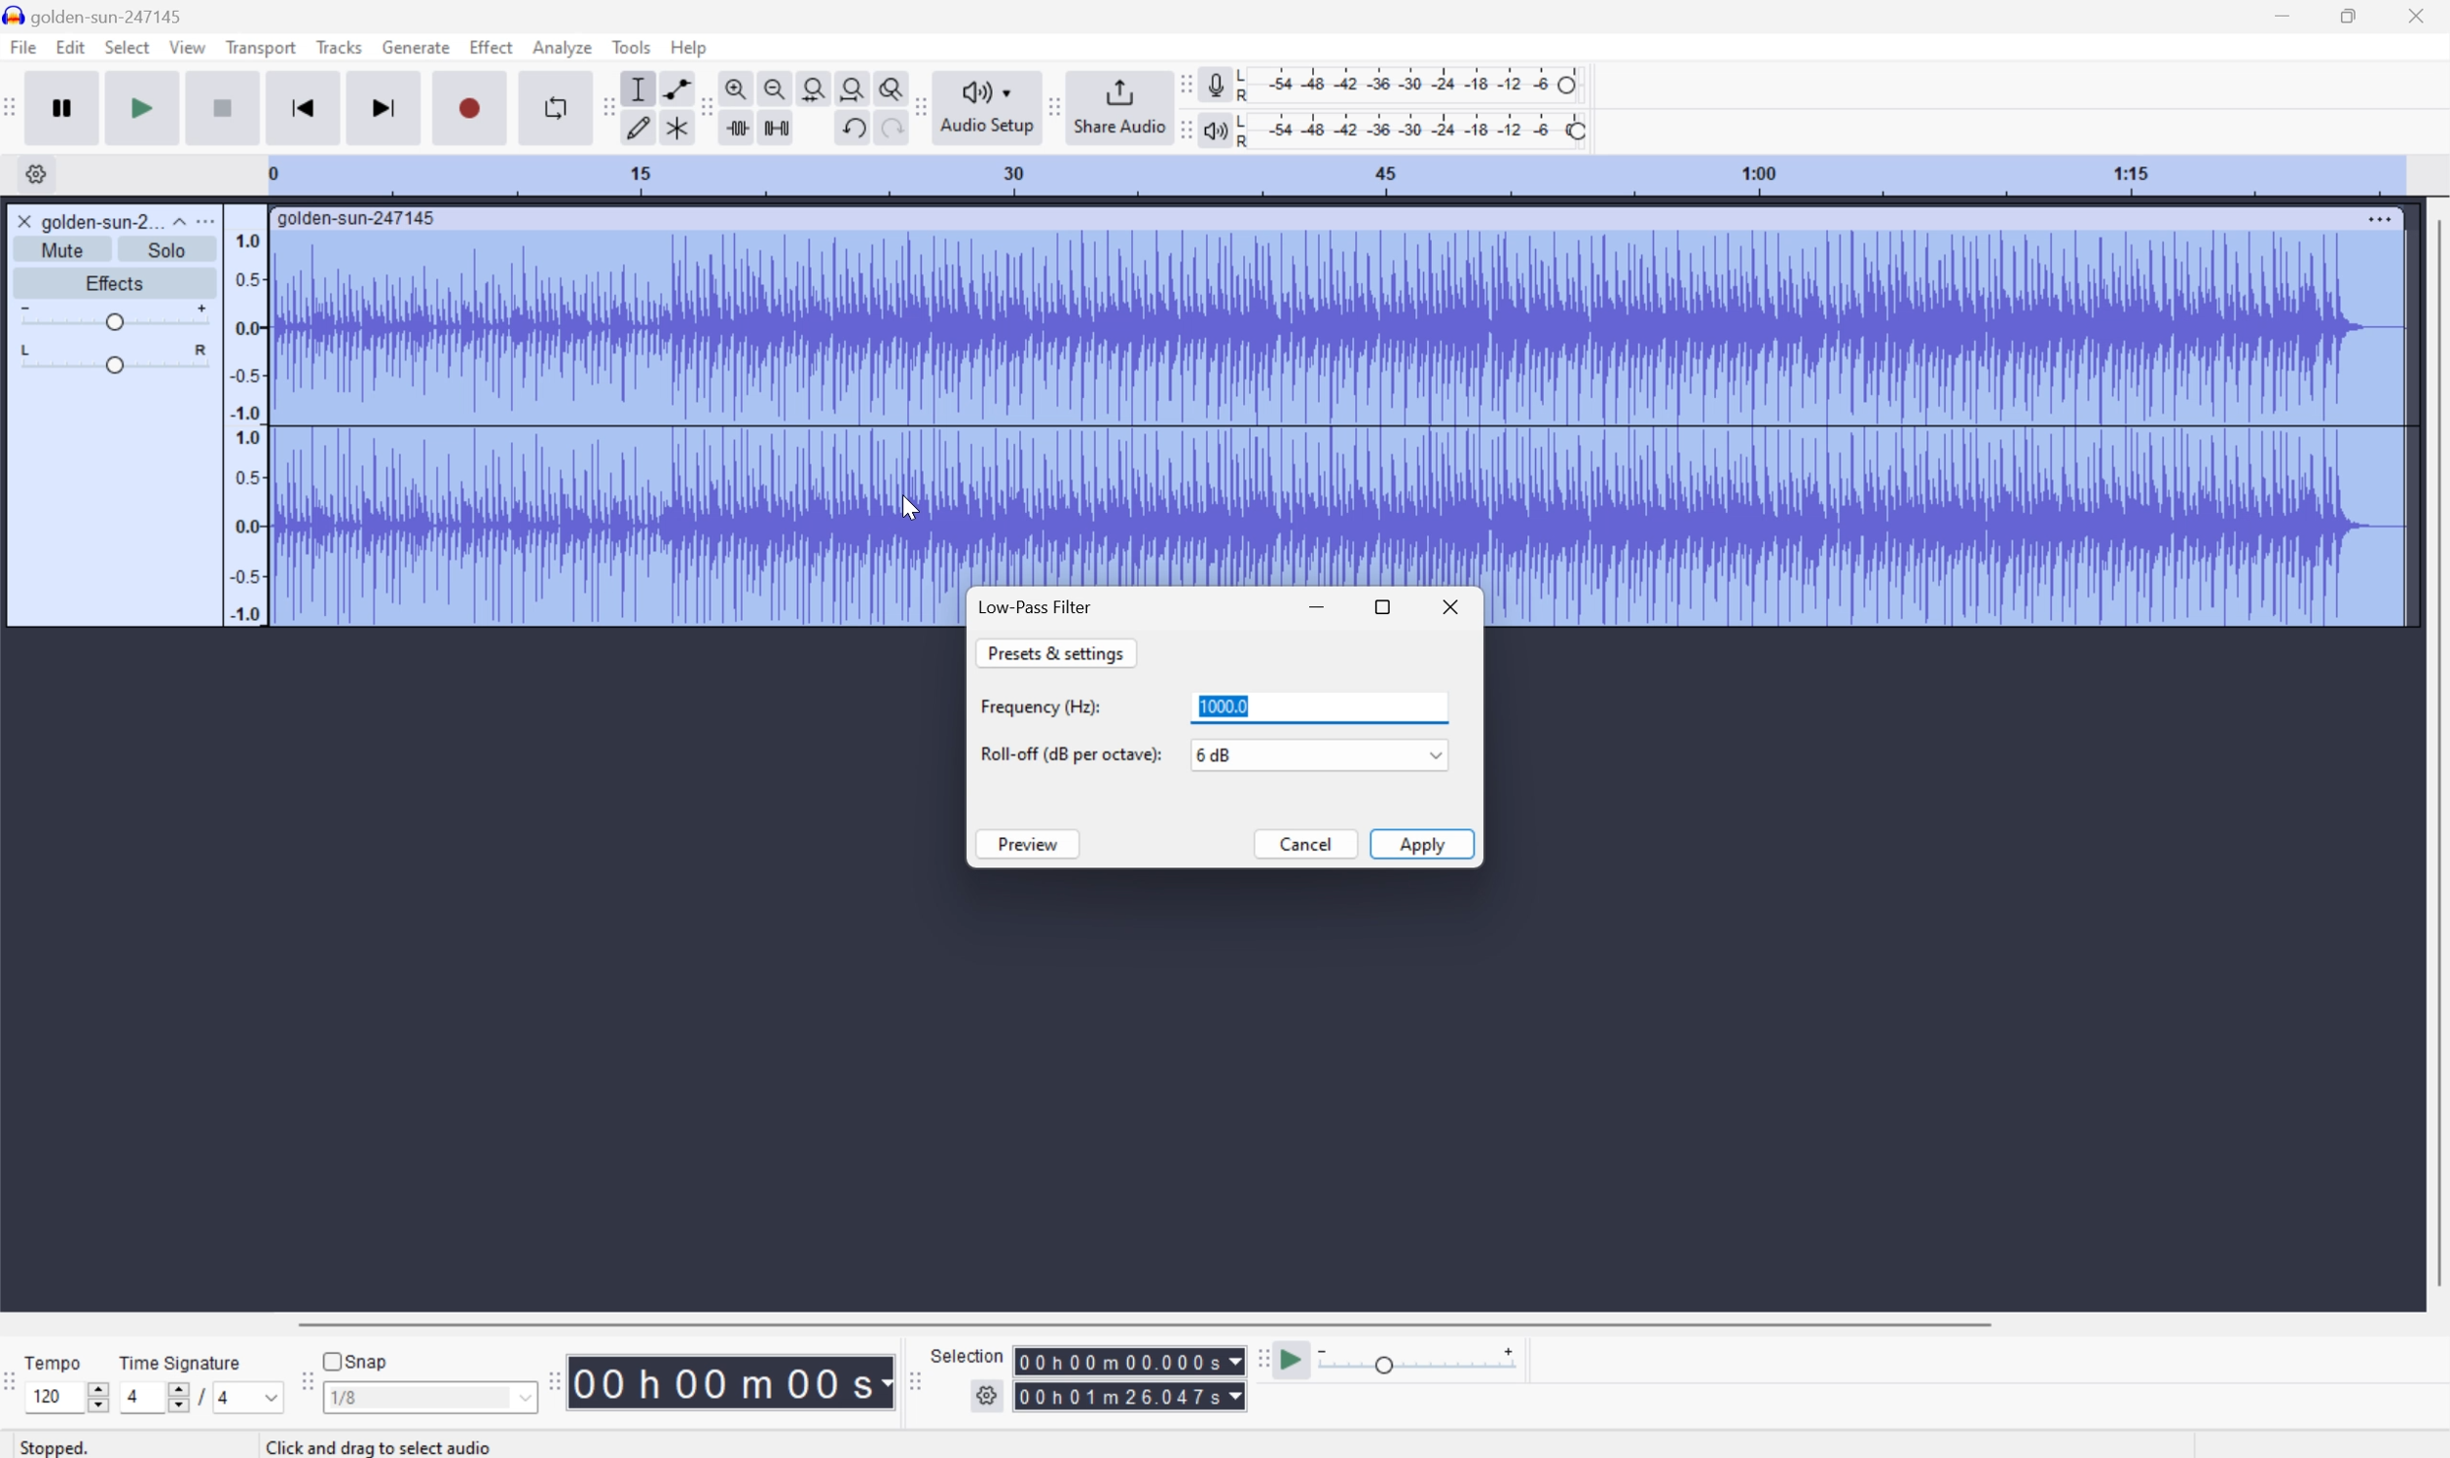 Image resolution: width=2450 pixels, height=1458 pixels. What do you see at coordinates (2434, 754) in the screenshot?
I see `Scroll Bar` at bounding box center [2434, 754].